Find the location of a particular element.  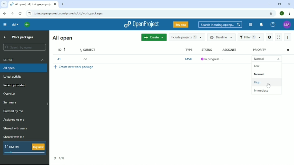

Immediate is located at coordinates (261, 91).